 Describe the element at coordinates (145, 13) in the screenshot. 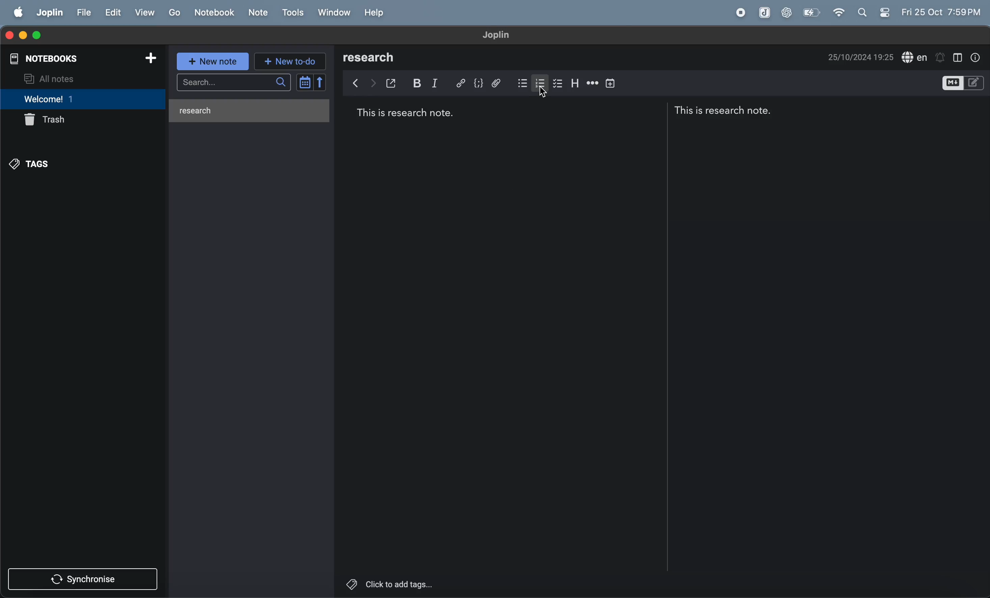

I see `view` at that location.